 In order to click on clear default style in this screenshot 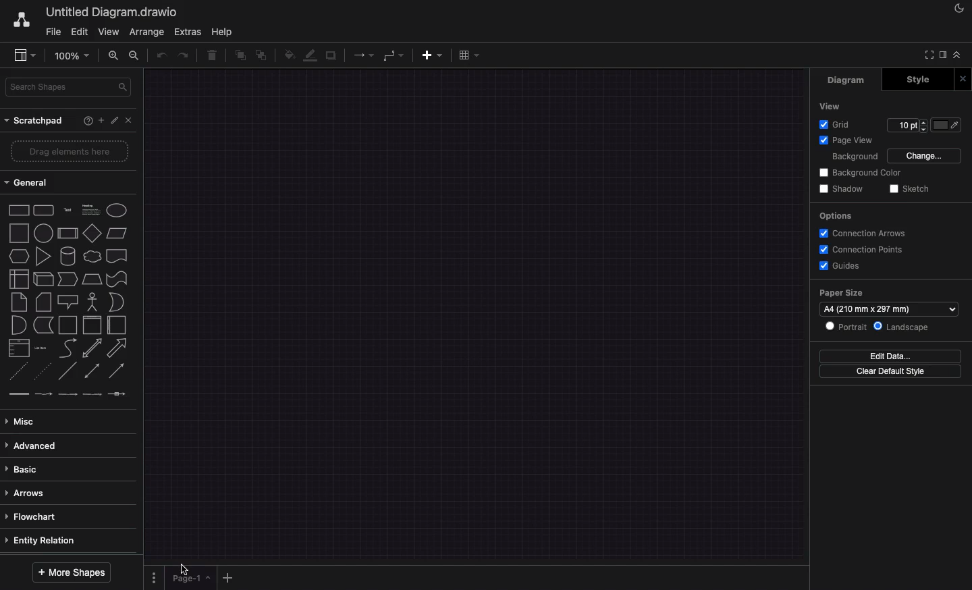, I will do `click(890, 371)`.